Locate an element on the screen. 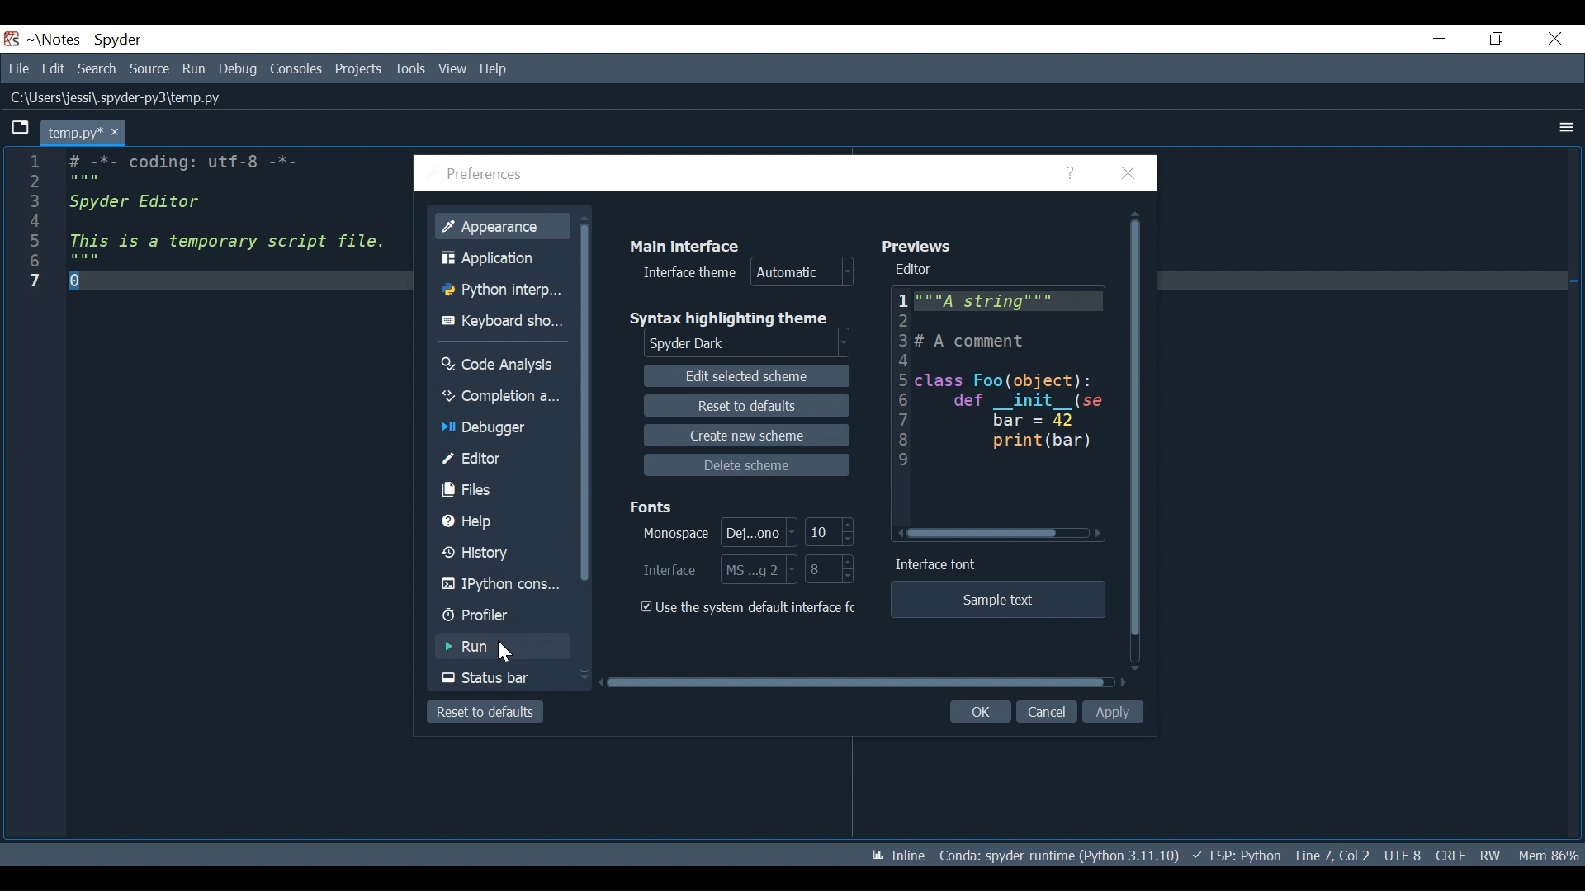  Select Monospace Font is located at coordinates (719, 534).